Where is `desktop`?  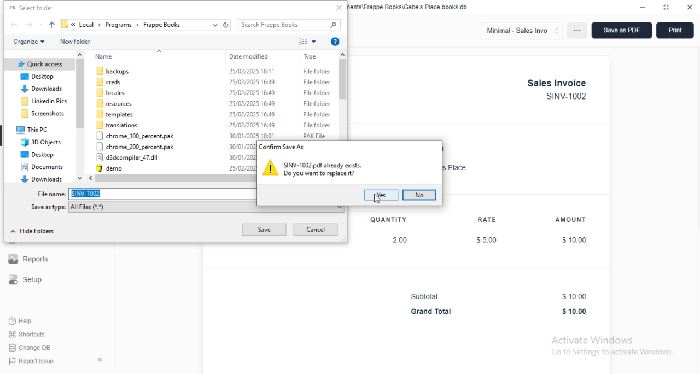 desktop is located at coordinates (38, 77).